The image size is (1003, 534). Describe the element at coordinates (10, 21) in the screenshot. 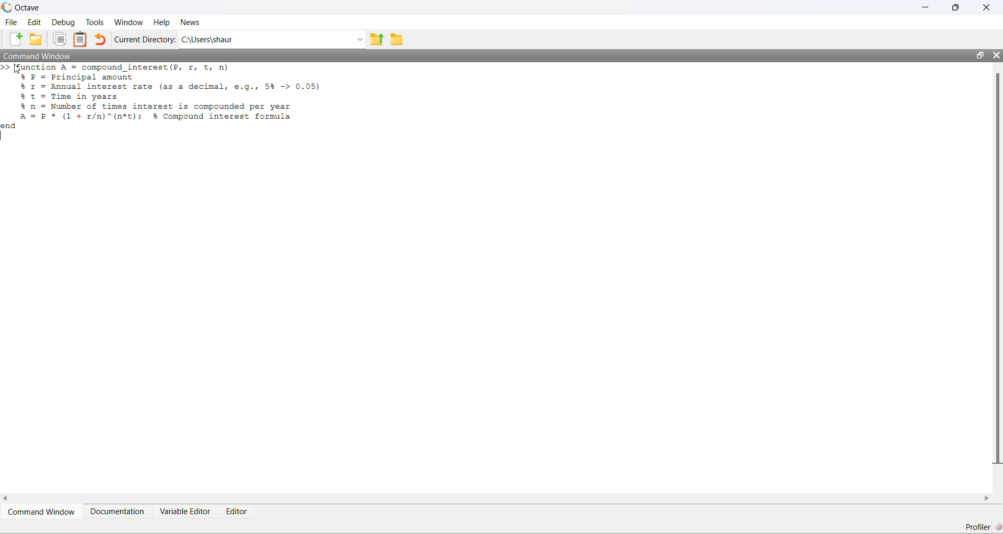

I see `File` at that location.